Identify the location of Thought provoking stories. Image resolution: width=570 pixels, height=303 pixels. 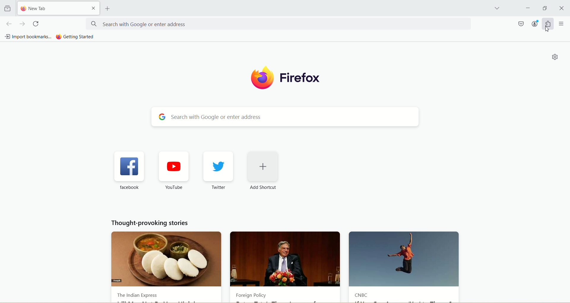
(150, 223).